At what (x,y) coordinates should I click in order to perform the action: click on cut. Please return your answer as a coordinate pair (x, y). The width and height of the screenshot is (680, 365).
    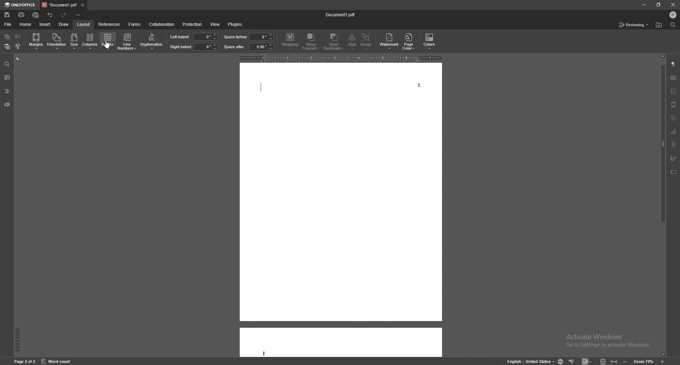
    Looking at the image, I should click on (18, 36).